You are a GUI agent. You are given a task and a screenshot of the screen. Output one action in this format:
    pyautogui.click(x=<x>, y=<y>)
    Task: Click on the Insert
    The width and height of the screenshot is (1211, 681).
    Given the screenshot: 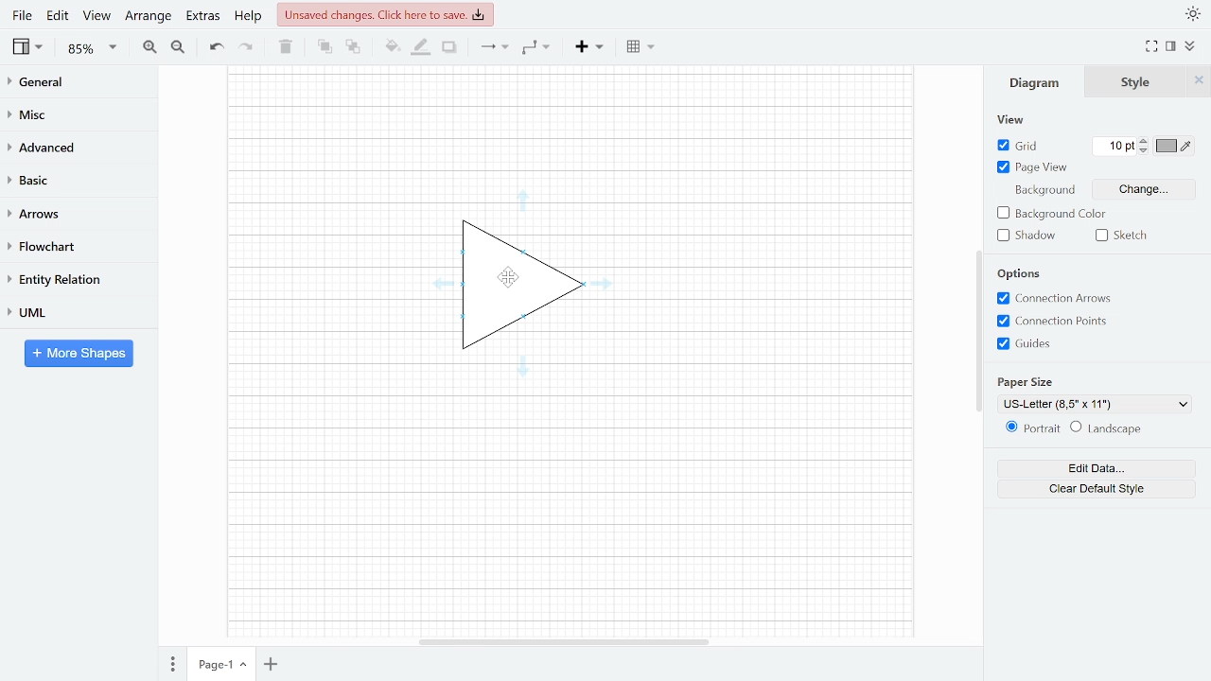 What is the action you would take?
    pyautogui.click(x=589, y=45)
    